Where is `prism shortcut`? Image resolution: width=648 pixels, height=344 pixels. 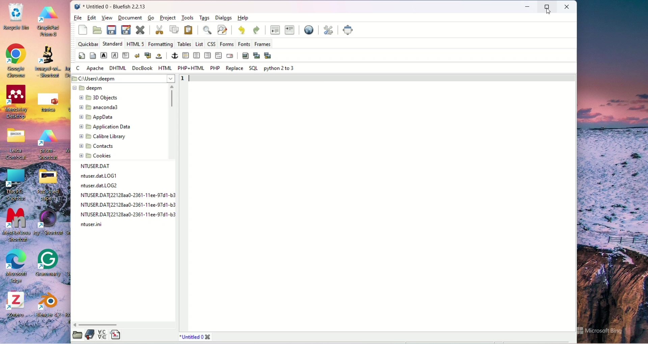 prism shortcut is located at coordinates (48, 145).